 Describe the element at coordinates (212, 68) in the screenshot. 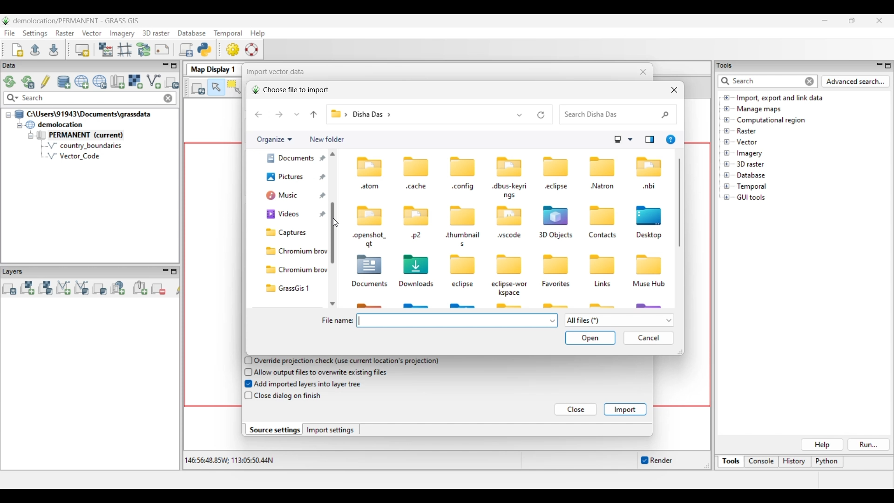

I see `Map Display 1 tab` at that location.